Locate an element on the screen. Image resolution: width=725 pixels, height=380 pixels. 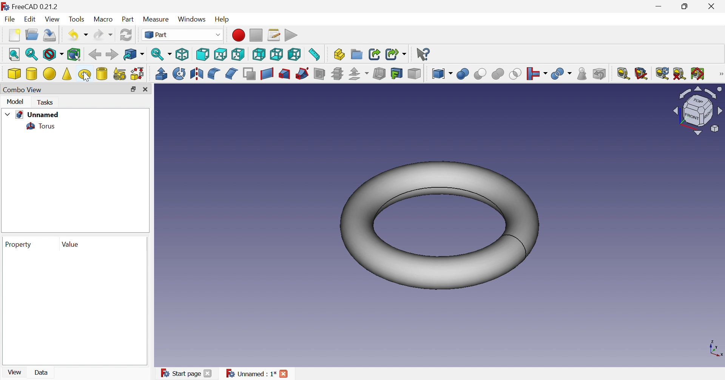
Toggle all is located at coordinates (698, 73).